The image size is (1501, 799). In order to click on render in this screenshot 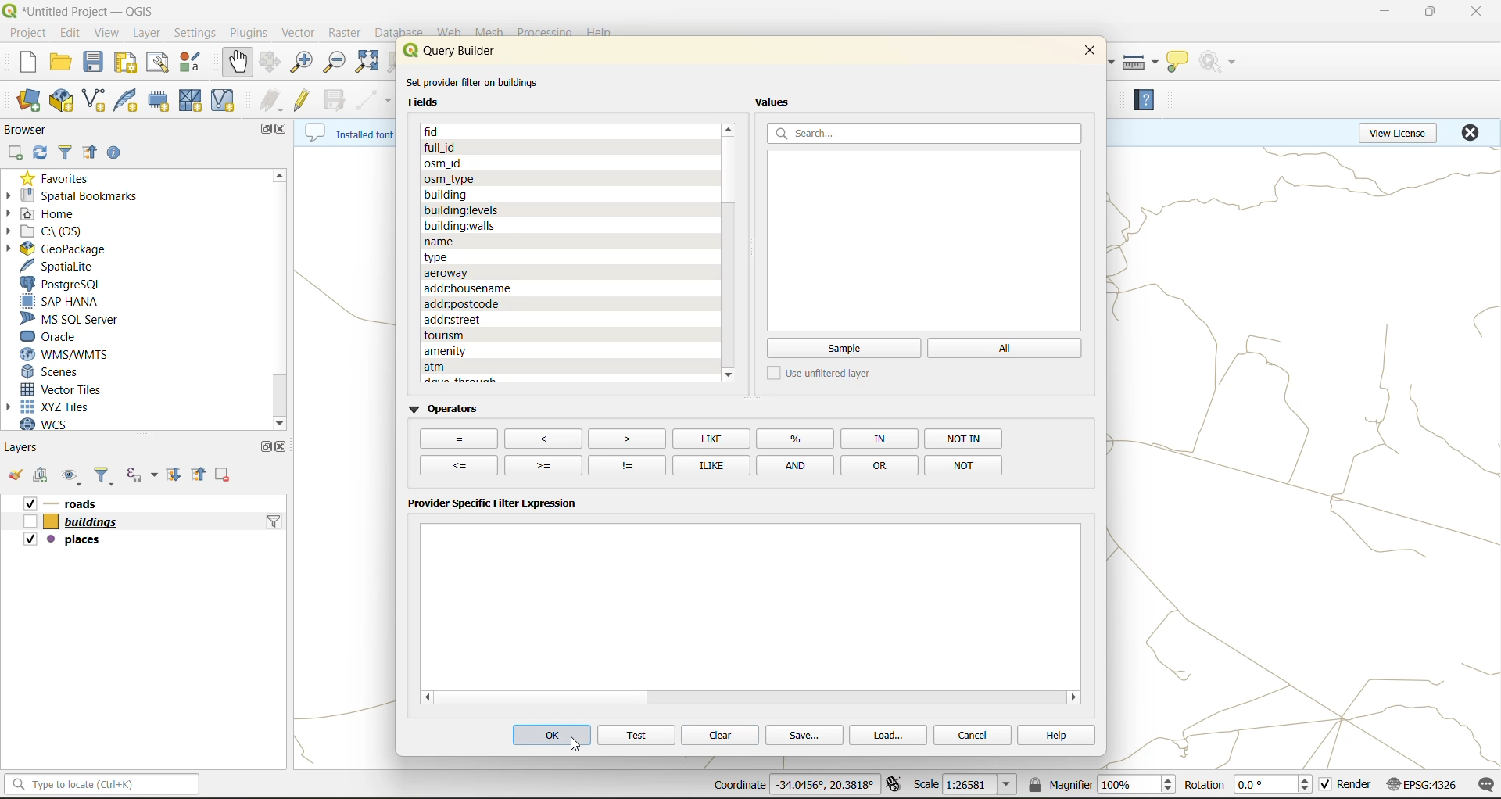, I will do `click(1346, 785)`.